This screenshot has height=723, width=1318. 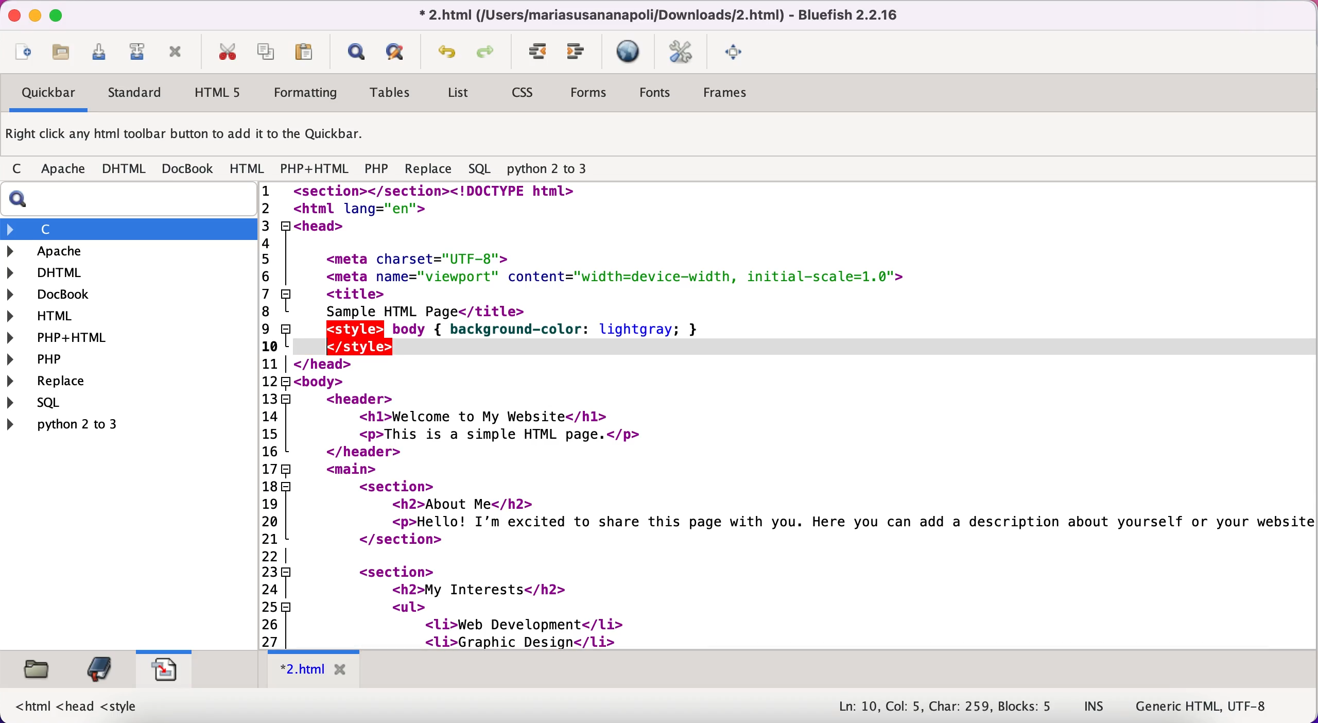 What do you see at coordinates (102, 251) in the screenshot?
I see `apache` at bounding box center [102, 251].